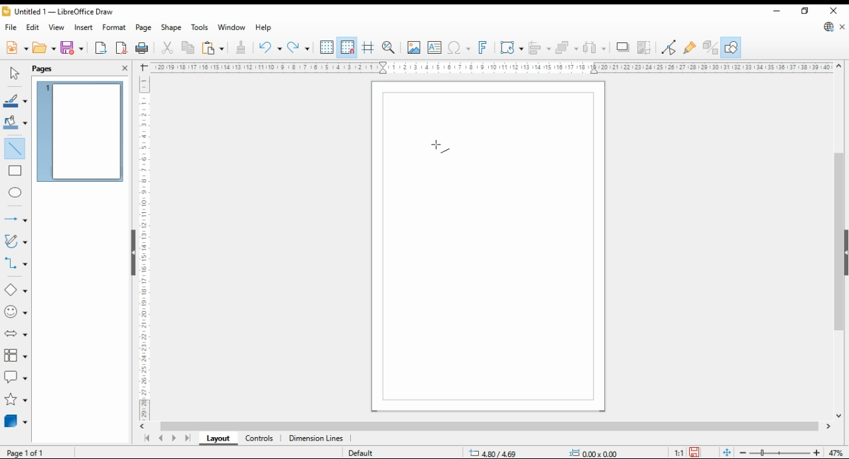  What do you see at coordinates (200, 28) in the screenshot?
I see `tools` at bounding box center [200, 28].